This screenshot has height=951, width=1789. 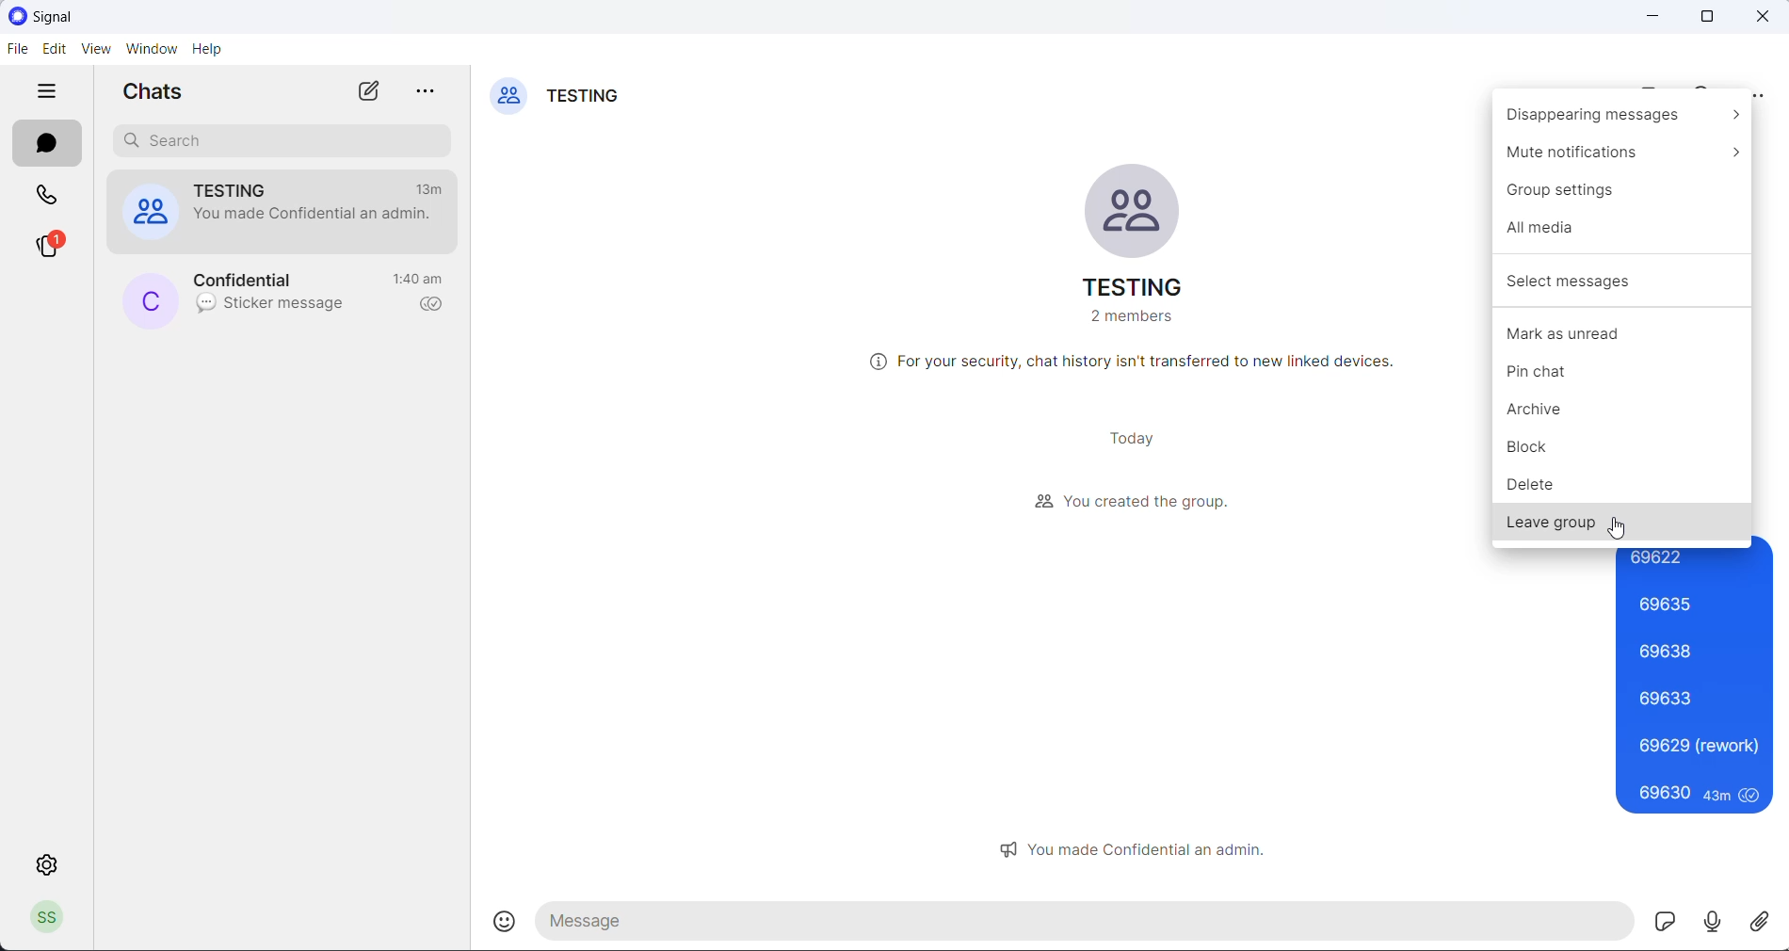 I want to click on settings, so click(x=46, y=866).